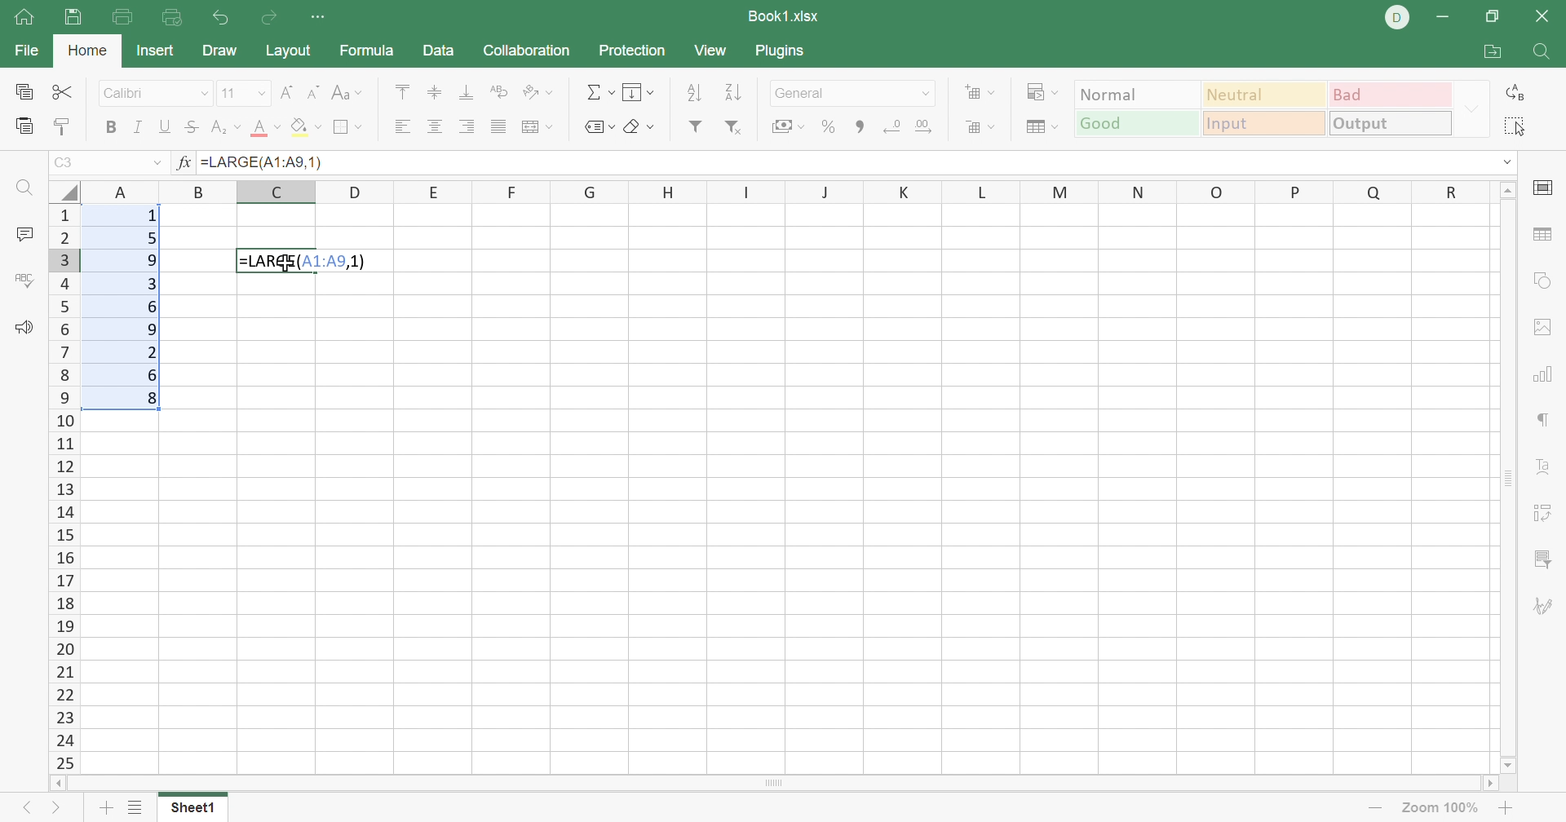  Describe the element at coordinates (1133, 94) in the screenshot. I see `Normal` at that location.